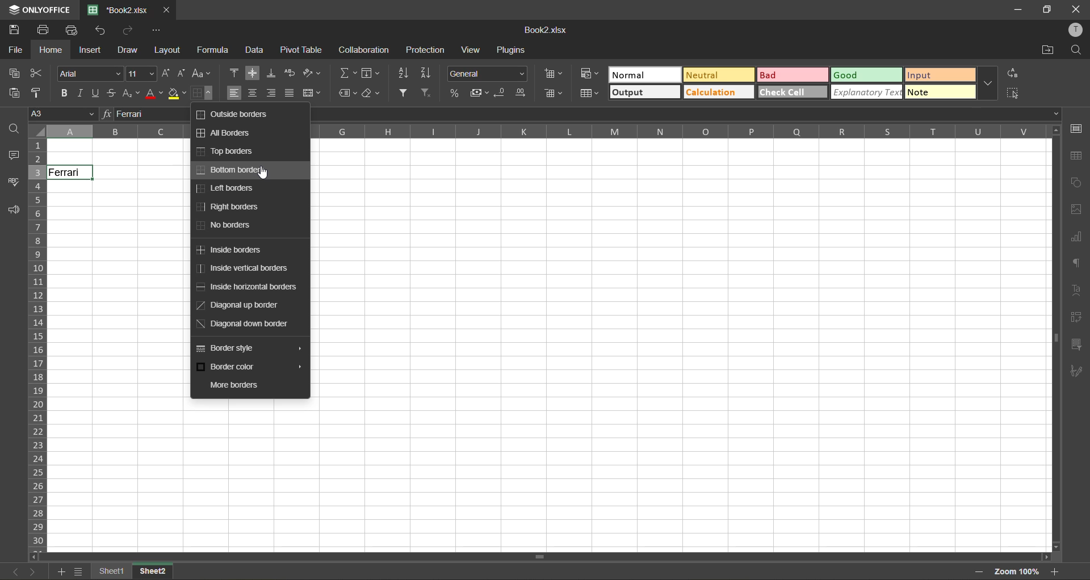  I want to click on note, so click(936, 92).